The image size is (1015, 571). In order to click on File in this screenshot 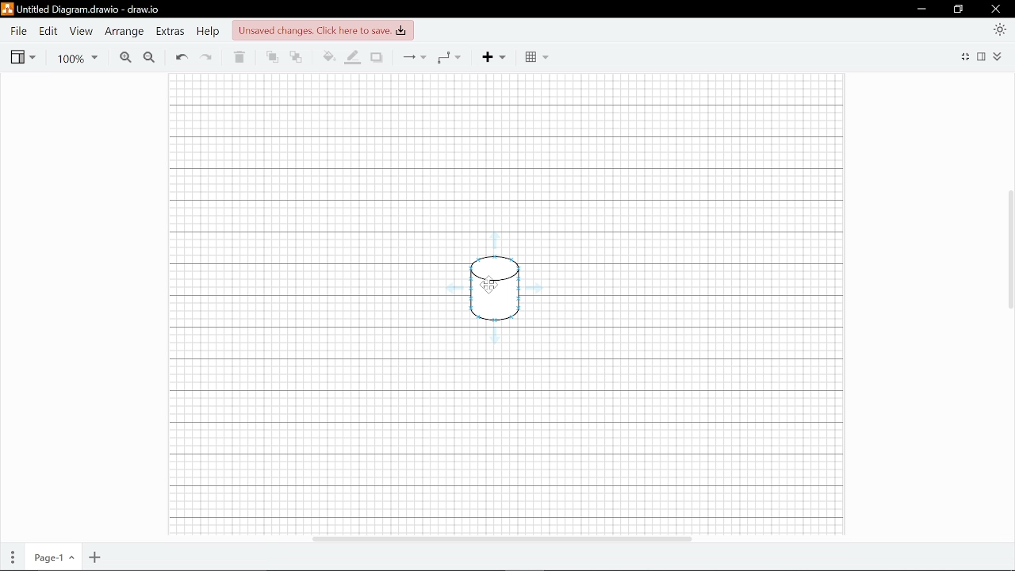, I will do `click(18, 31)`.